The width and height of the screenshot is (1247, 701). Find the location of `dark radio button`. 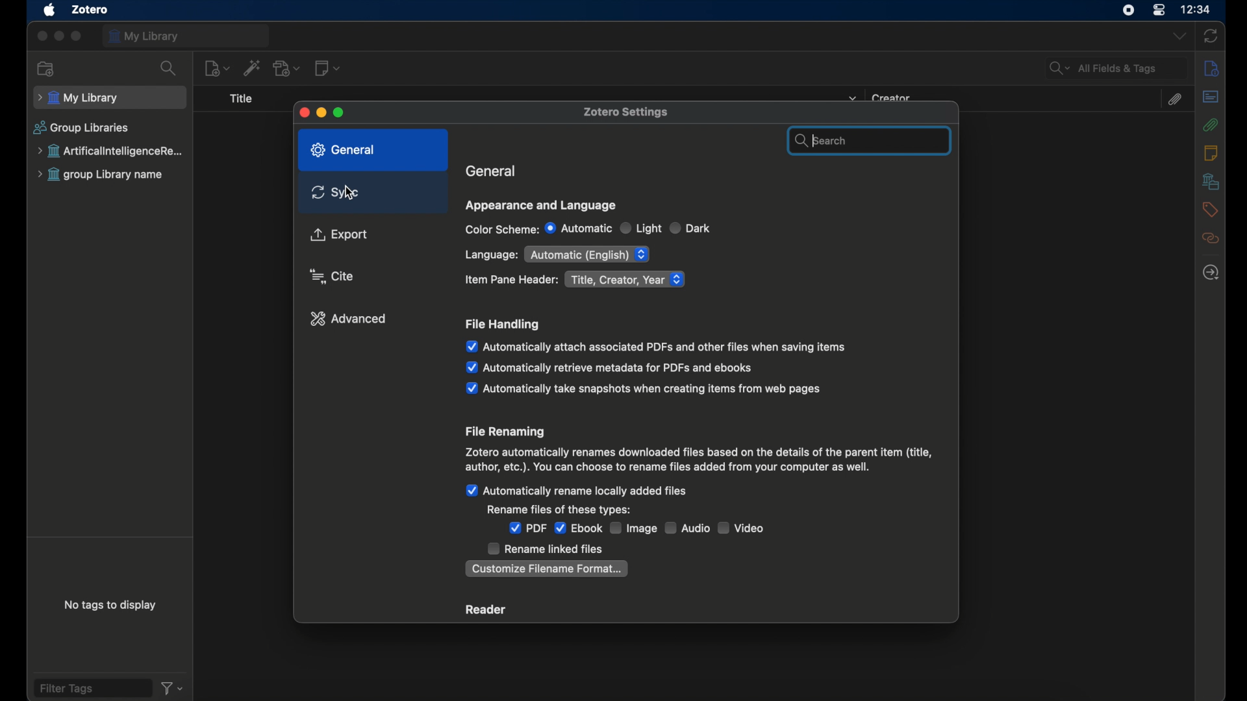

dark radio button is located at coordinates (692, 228).